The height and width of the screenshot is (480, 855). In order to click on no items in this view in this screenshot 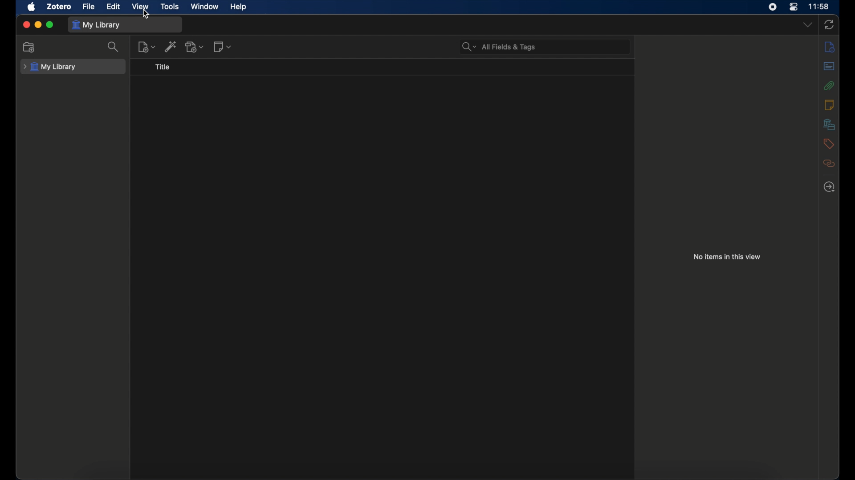, I will do `click(729, 257)`.